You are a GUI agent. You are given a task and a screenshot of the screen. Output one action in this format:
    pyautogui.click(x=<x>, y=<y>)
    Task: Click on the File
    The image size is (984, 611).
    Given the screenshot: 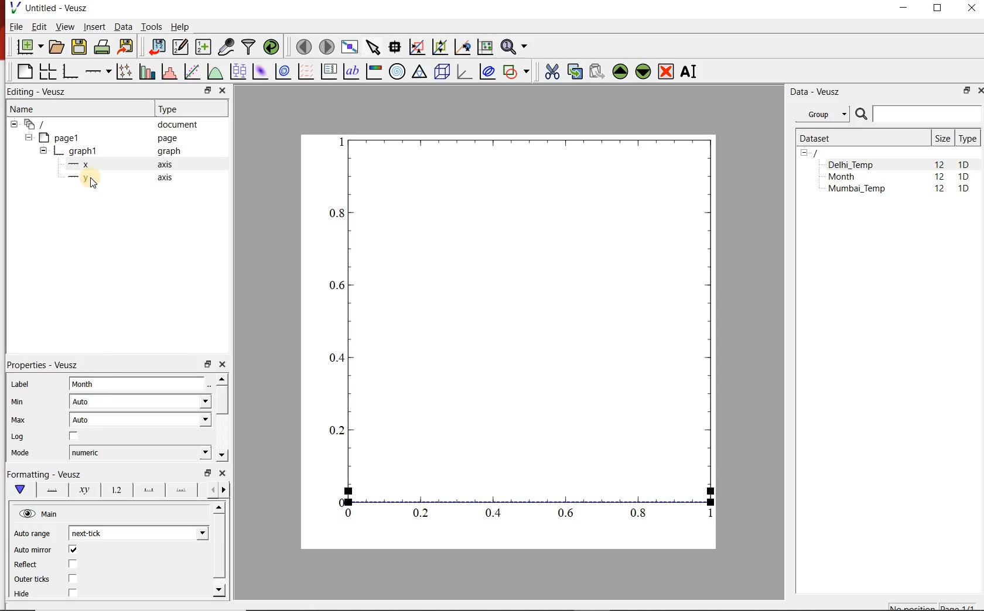 What is the action you would take?
    pyautogui.click(x=15, y=26)
    